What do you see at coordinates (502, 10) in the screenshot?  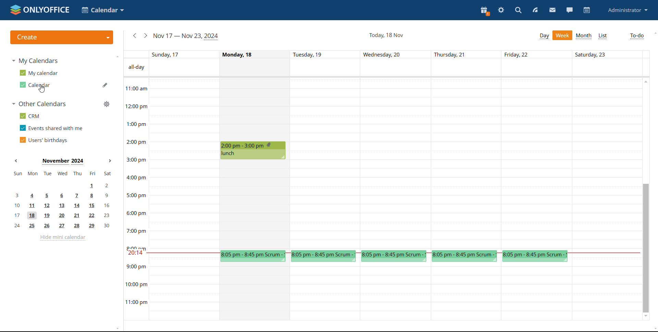 I see `settings` at bounding box center [502, 10].